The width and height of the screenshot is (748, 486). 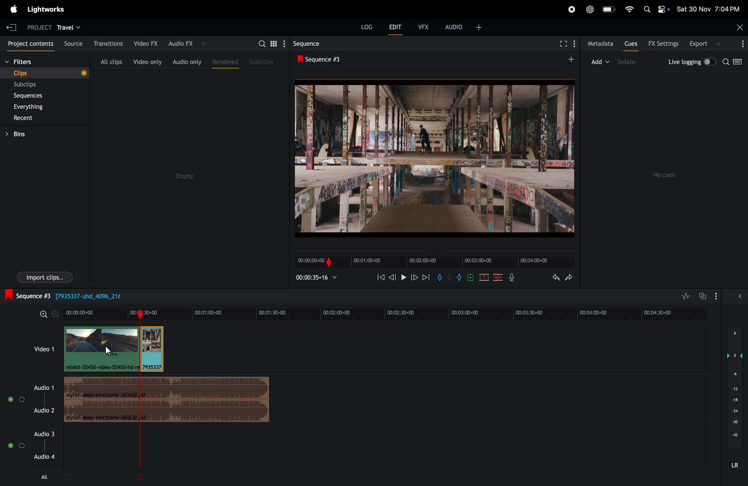 What do you see at coordinates (70, 27) in the screenshot?
I see `travel` at bounding box center [70, 27].